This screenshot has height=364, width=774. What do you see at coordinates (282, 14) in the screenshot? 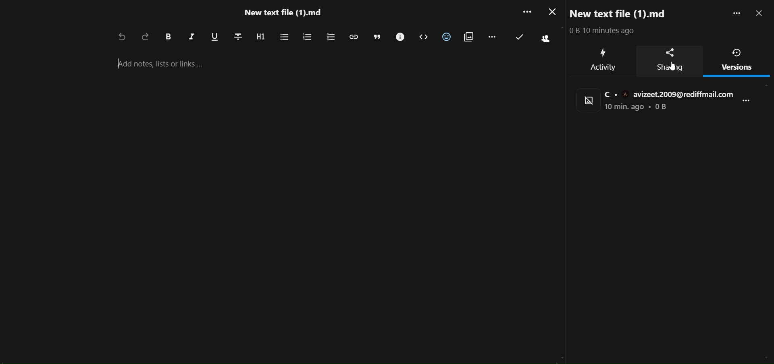
I see `file name` at bounding box center [282, 14].